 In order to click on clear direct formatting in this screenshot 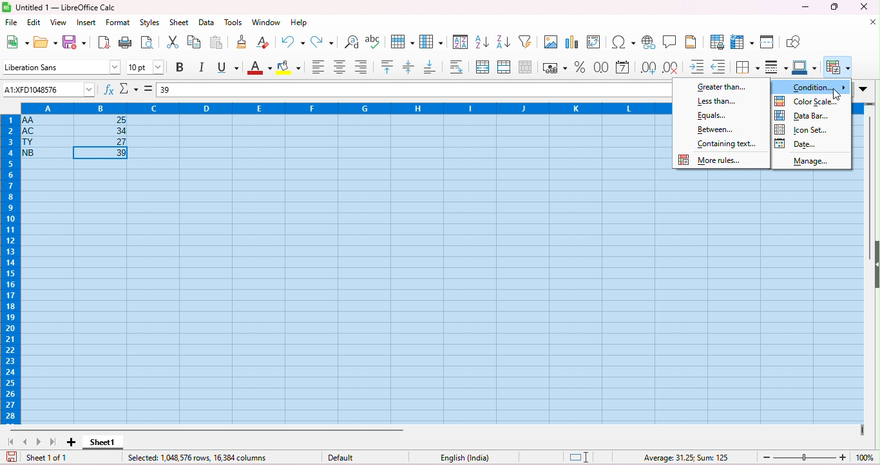, I will do `click(263, 41)`.